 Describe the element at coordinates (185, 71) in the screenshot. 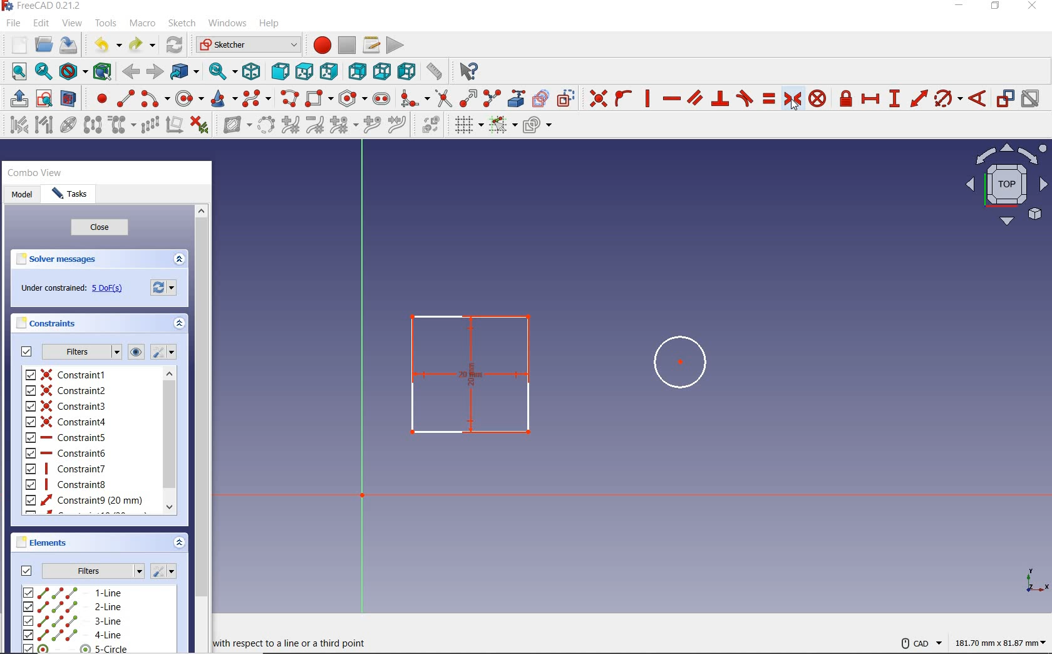

I see `go to linked object` at that location.